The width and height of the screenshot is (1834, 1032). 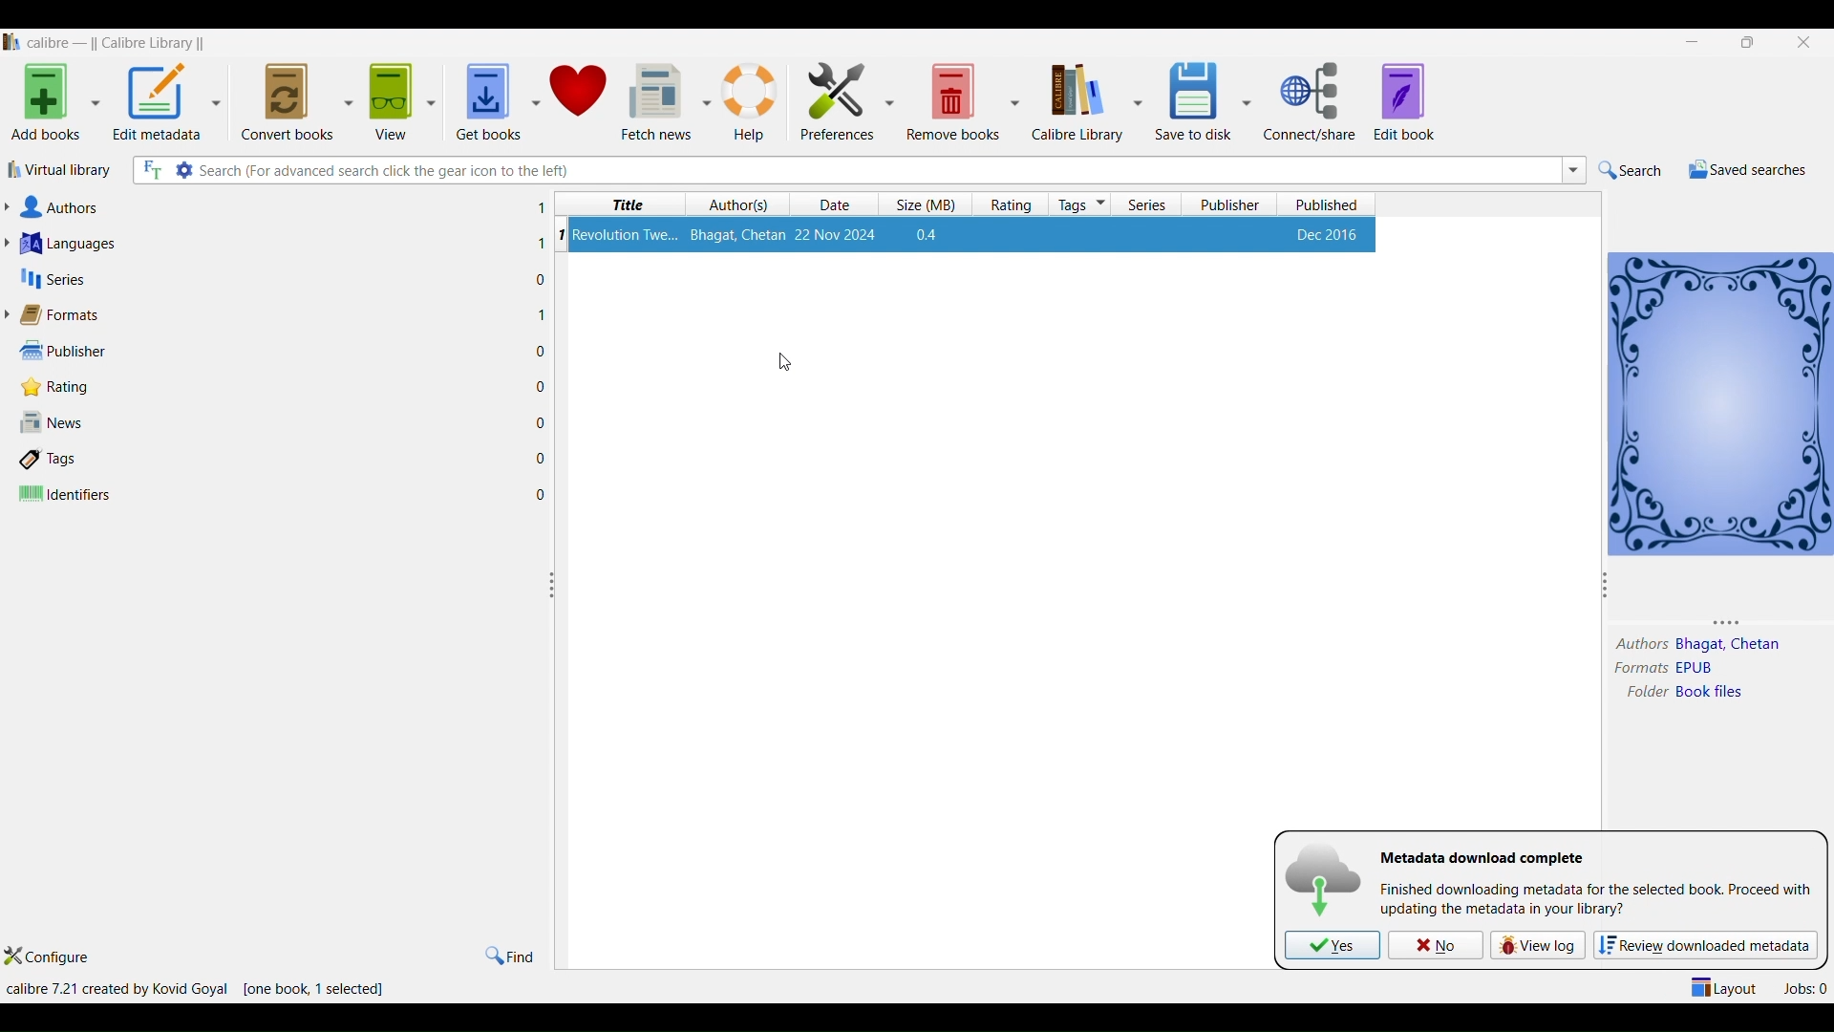 I want to click on preferences options dropdown button, so click(x=891, y=101).